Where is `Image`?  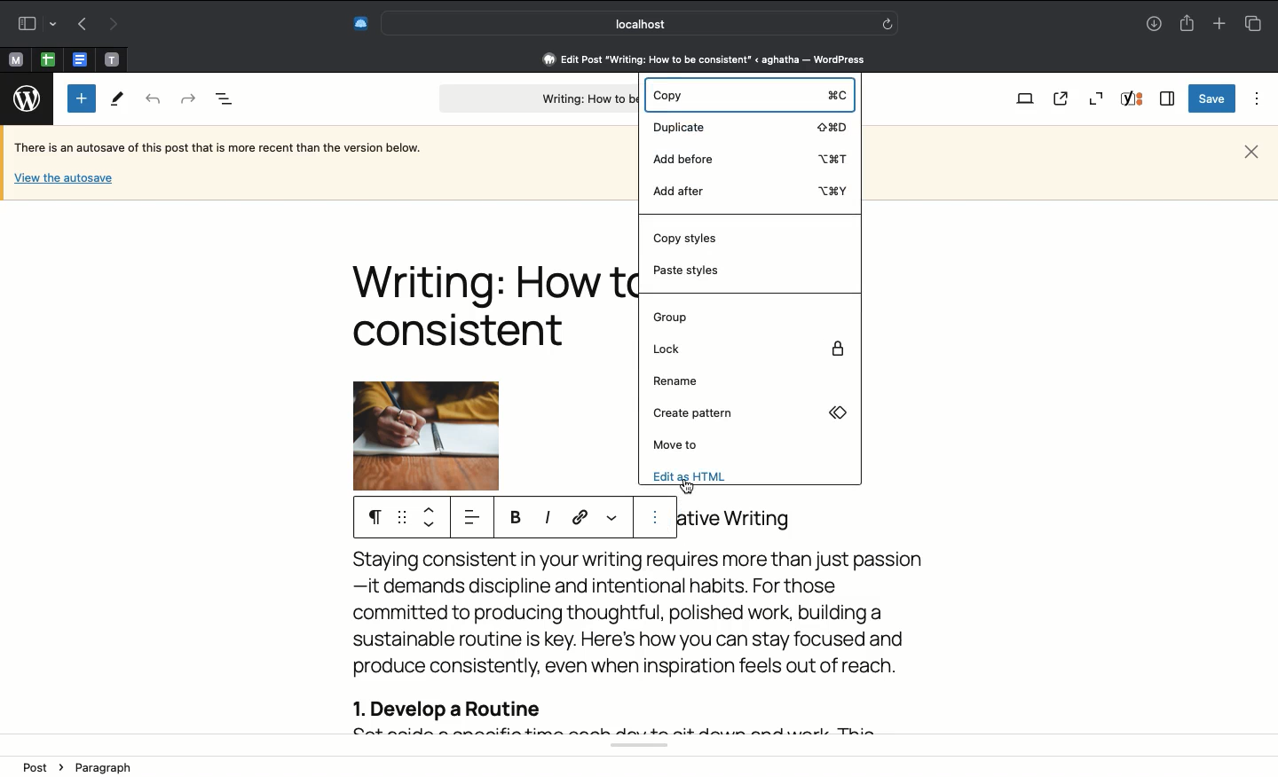 Image is located at coordinates (447, 436).